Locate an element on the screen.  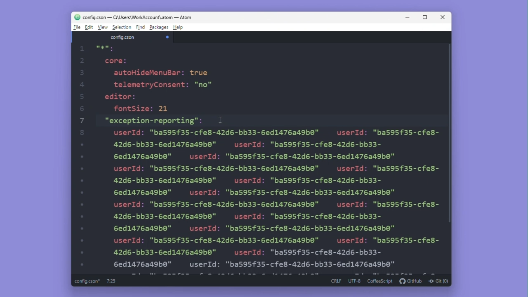
autoHidemenuBar: true is located at coordinates (162, 73).